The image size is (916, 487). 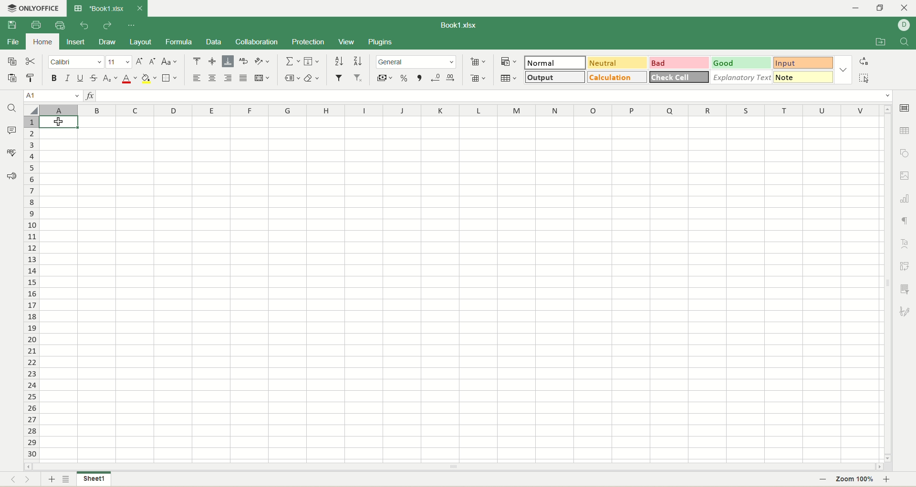 What do you see at coordinates (75, 41) in the screenshot?
I see `insert` at bounding box center [75, 41].